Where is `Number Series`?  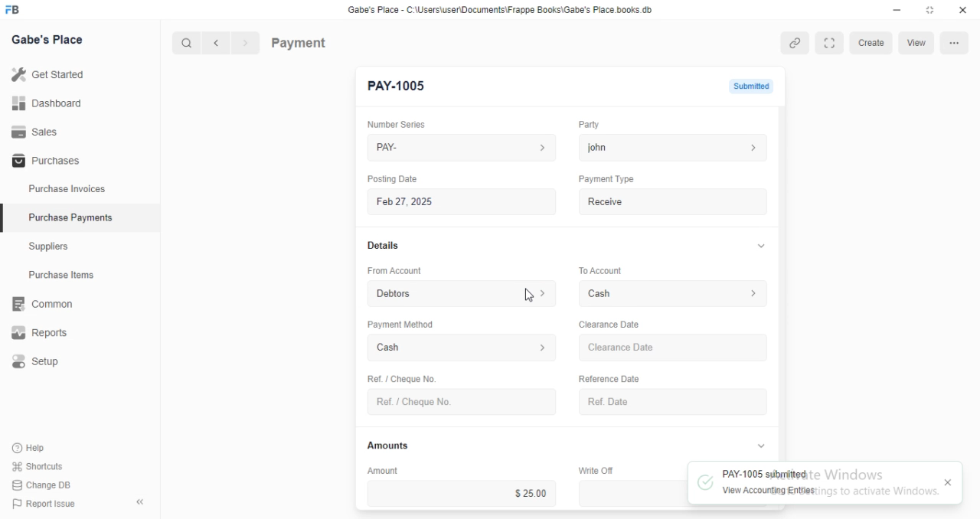 Number Series is located at coordinates (390, 124).